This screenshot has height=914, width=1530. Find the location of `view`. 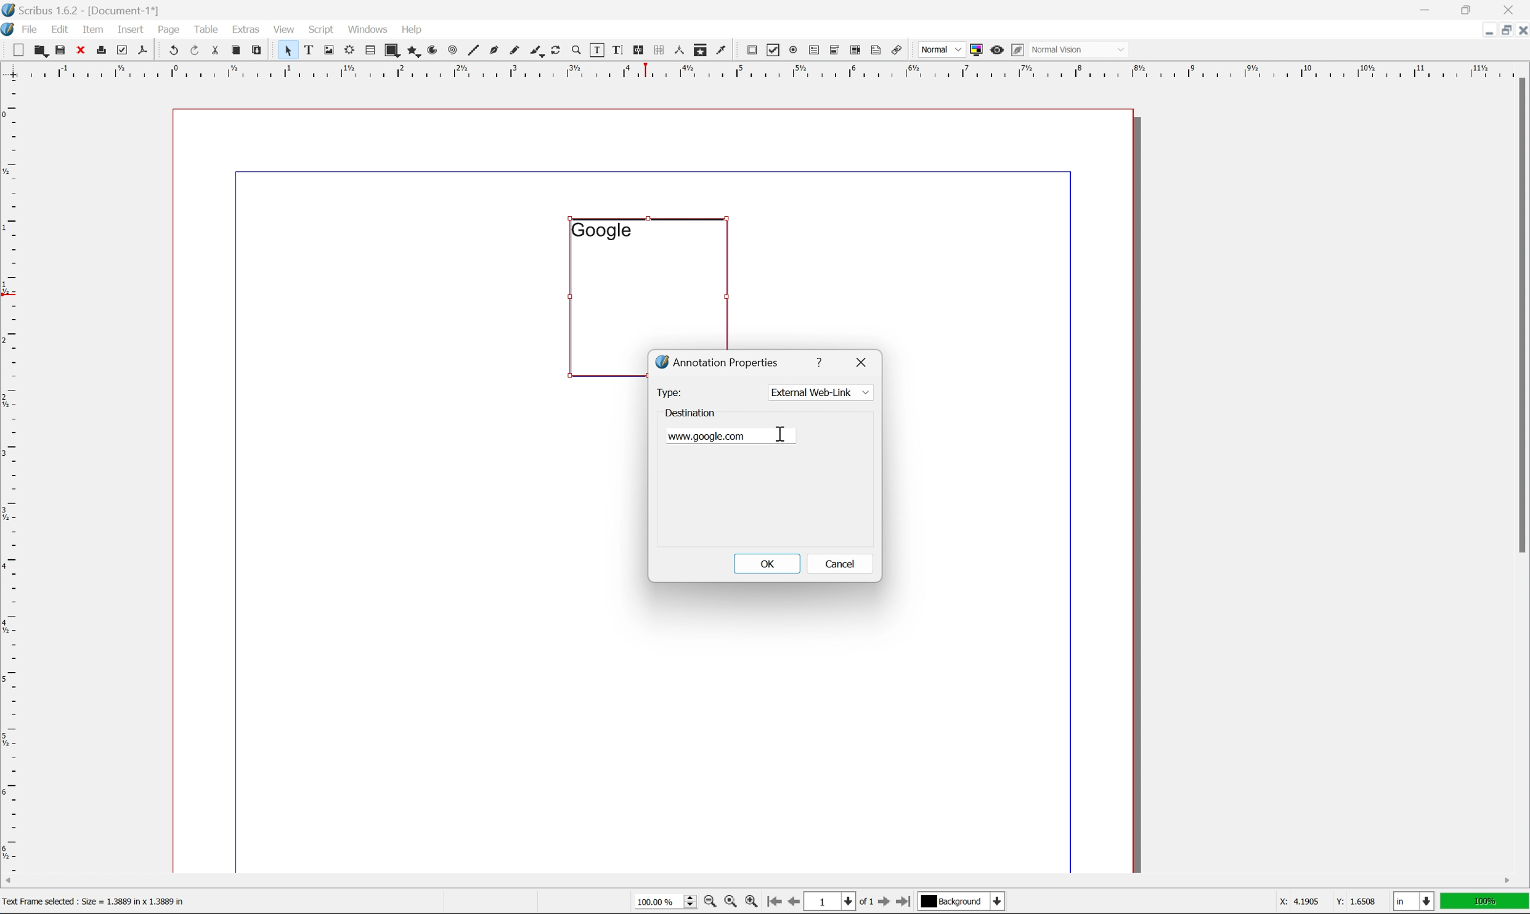

view is located at coordinates (287, 28).